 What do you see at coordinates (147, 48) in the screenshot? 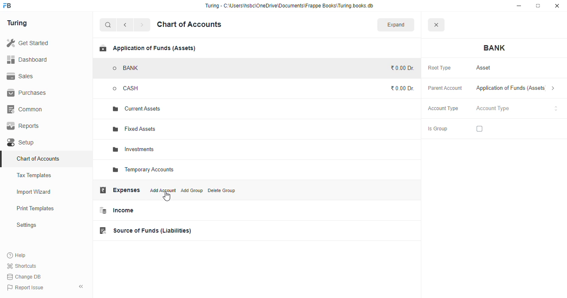
I see `application of funds (assets)` at bounding box center [147, 48].